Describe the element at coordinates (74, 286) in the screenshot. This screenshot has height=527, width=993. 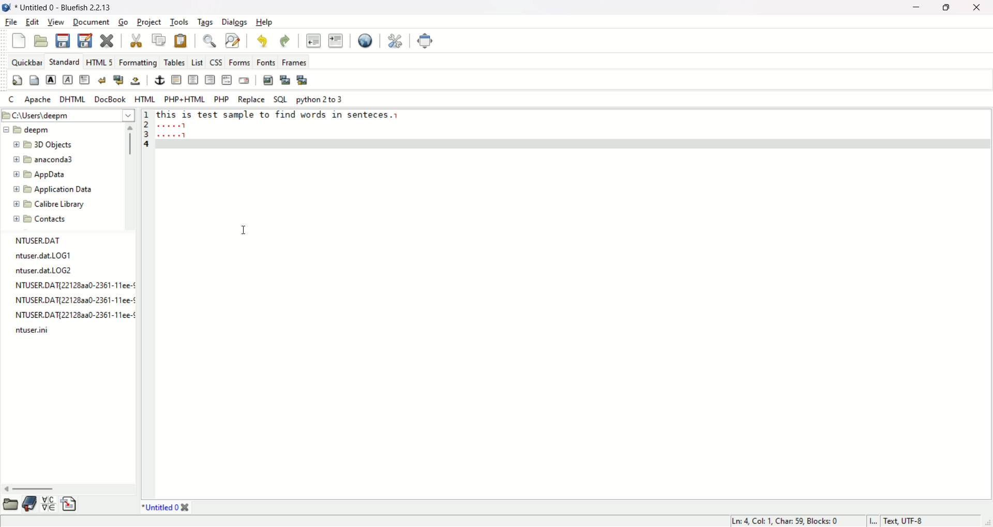
I see `NTUSER.DAT{221283a0-2361-11ee-` at that location.